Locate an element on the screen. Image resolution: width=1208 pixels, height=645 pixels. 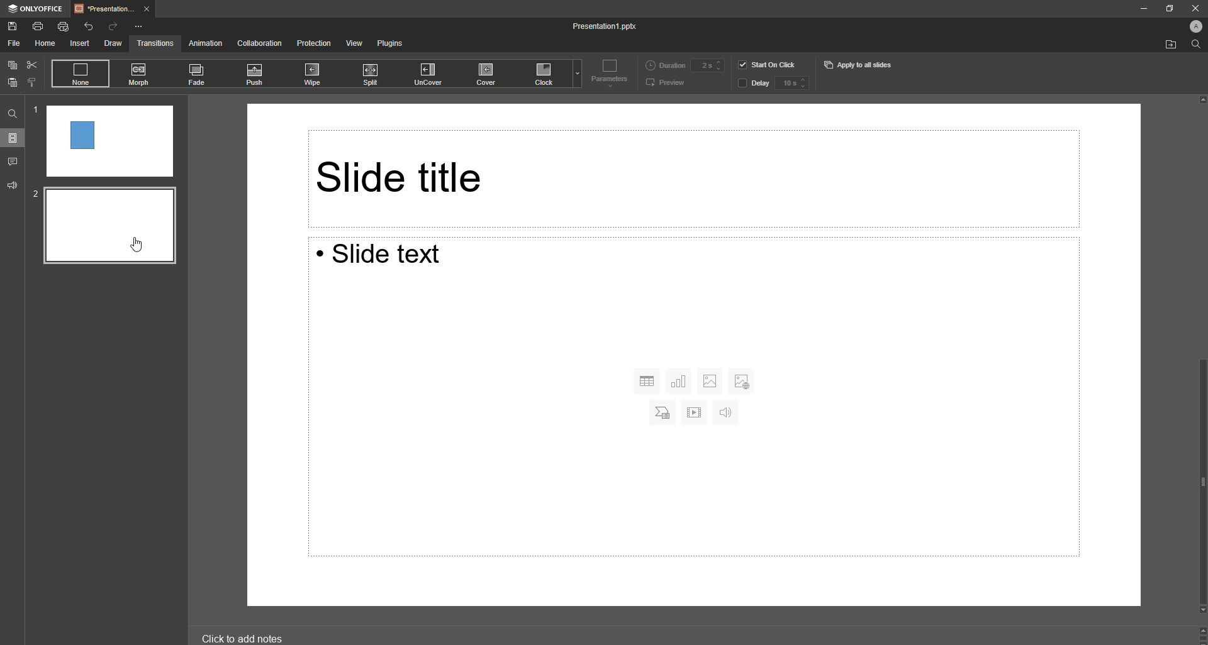
Close is located at coordinates (1194, 9).